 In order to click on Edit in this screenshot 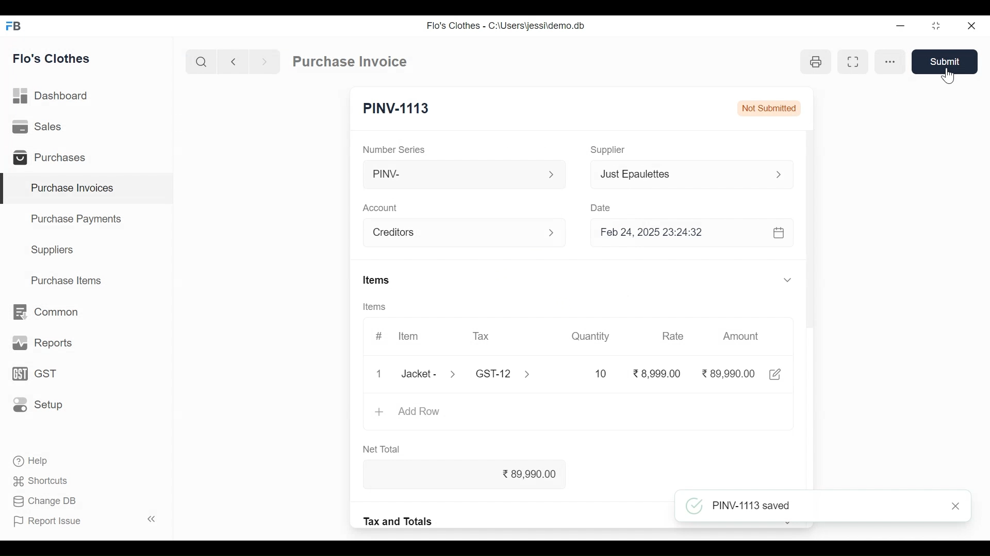, I will do `click(775, 374)`.